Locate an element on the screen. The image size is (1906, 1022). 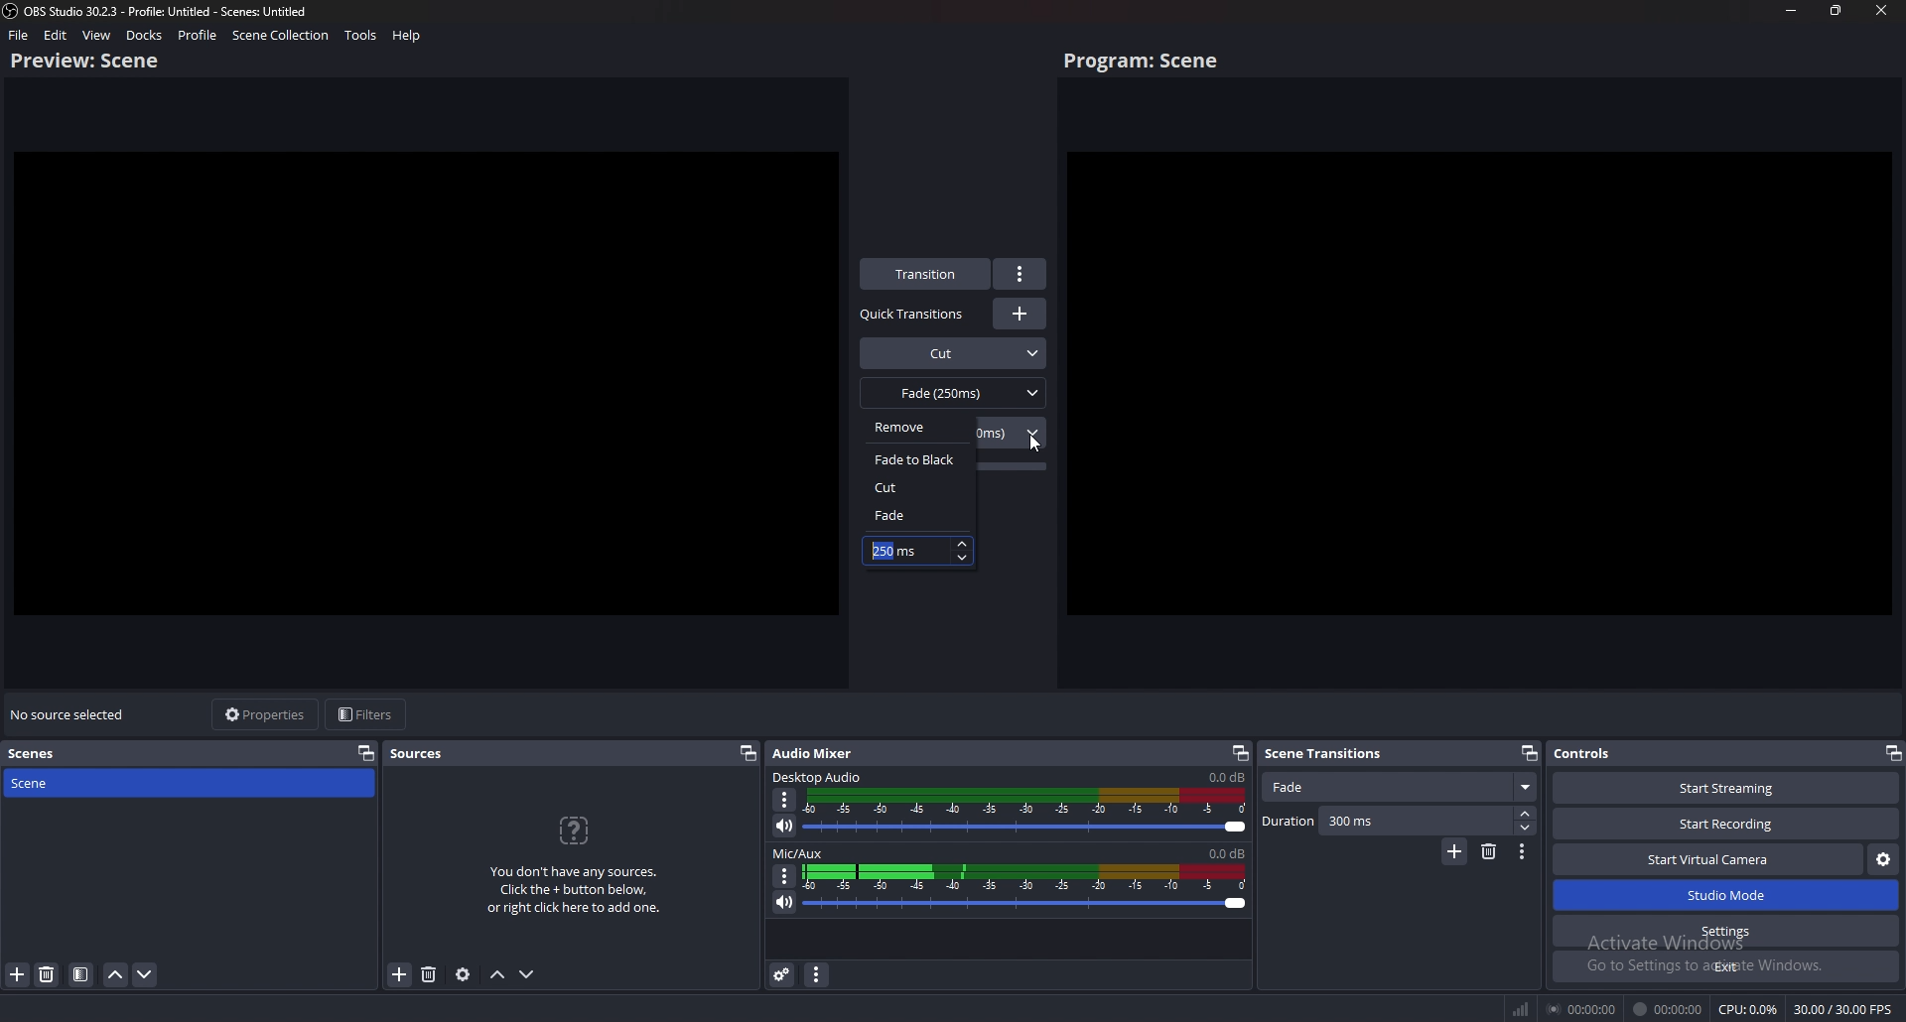
pop out is located at coordinates (748, 754).